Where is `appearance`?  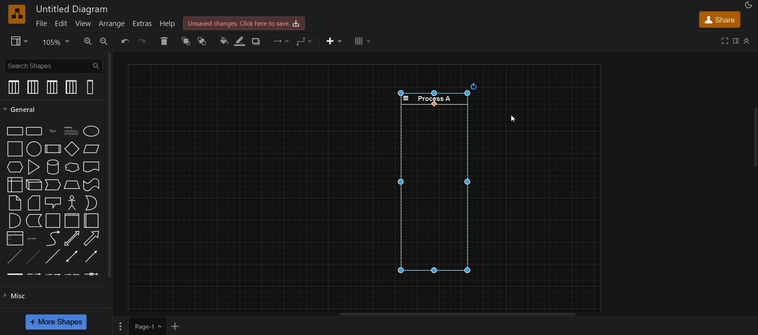
appearance is located at coordinates (748, 5).